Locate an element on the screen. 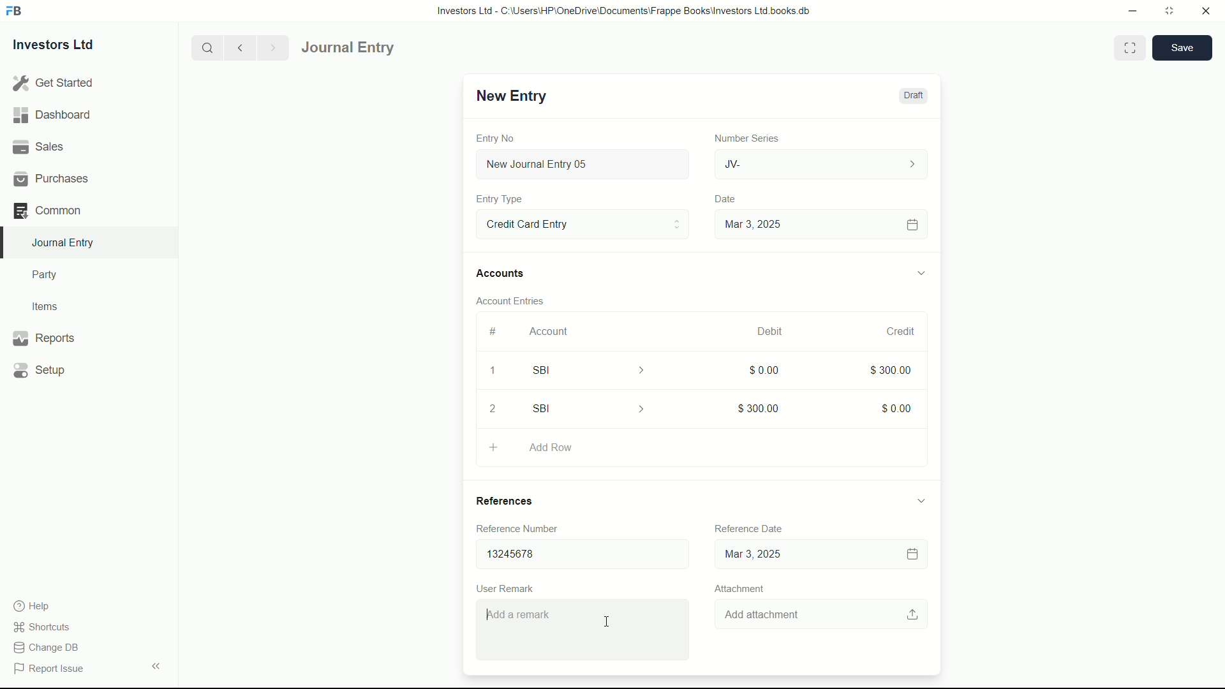 The width and height of the screenshot is (1225, 689). Account is located at coordinates (549, 331).